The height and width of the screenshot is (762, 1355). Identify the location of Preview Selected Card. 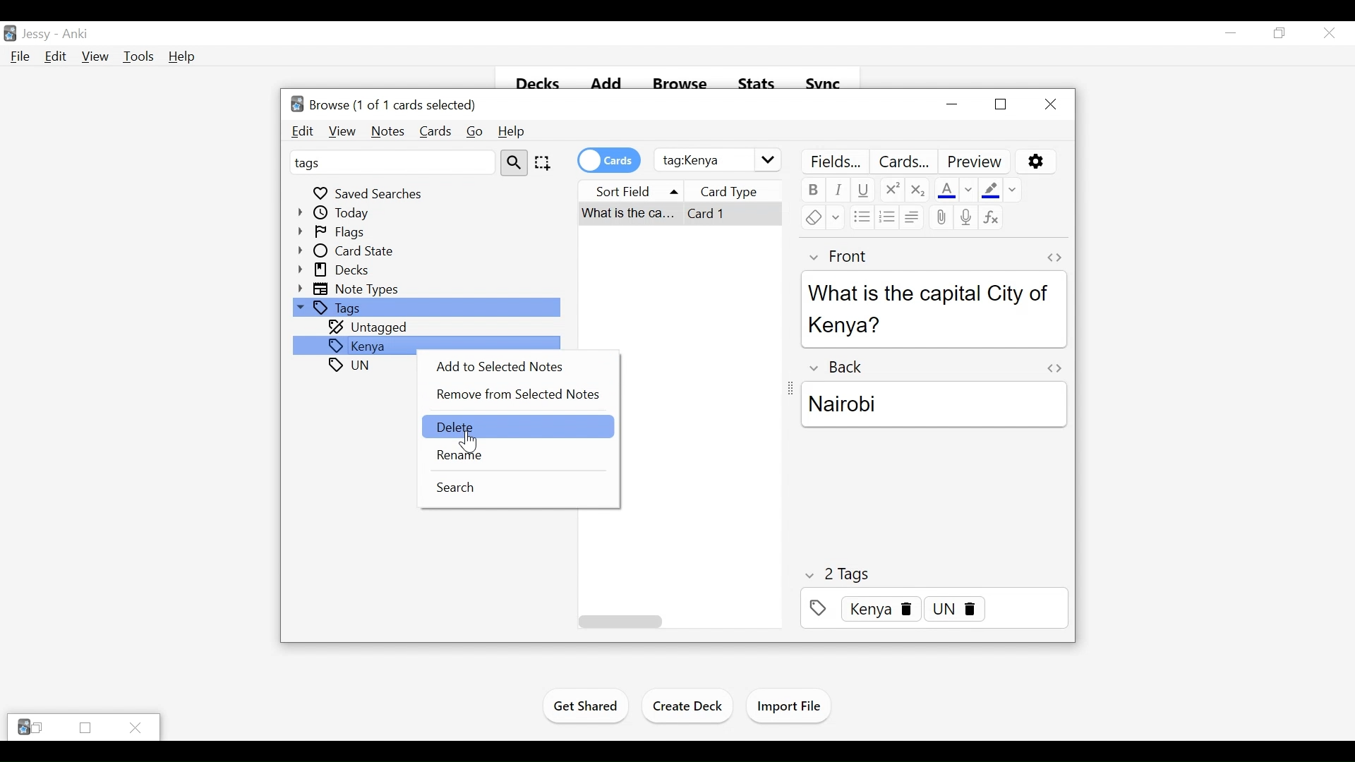
(976, 162).